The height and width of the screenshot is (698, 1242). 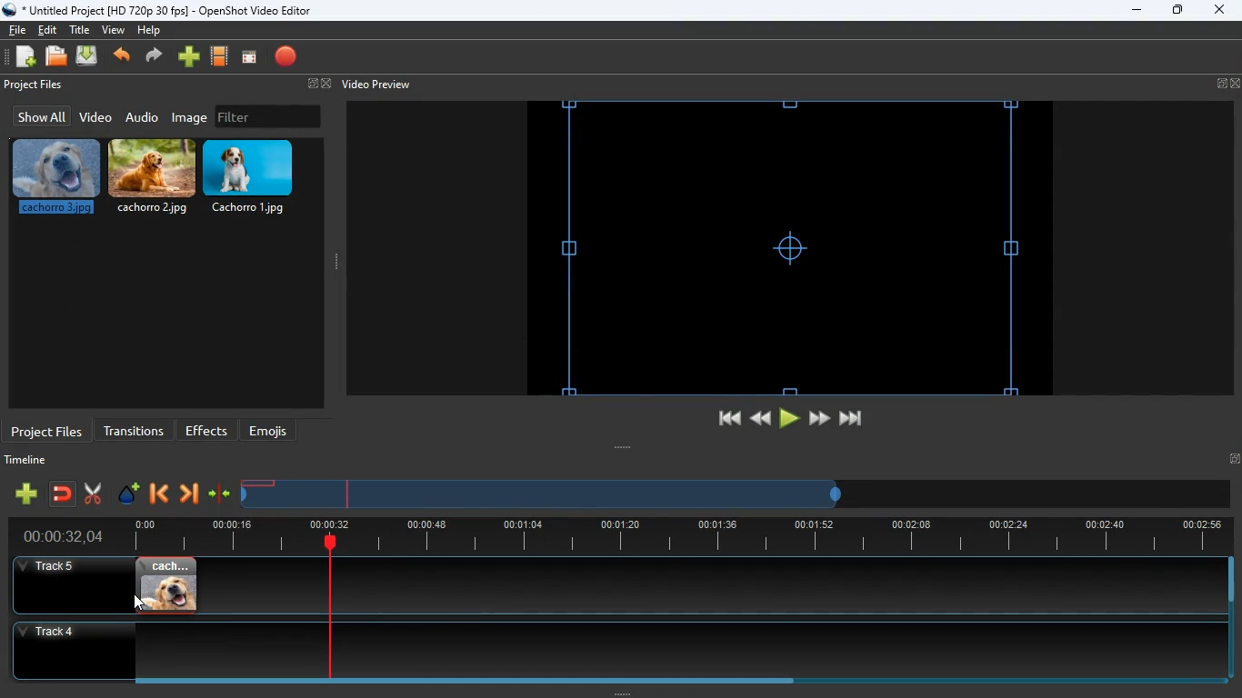 What do you see at coordinates (1234, 458) in the screenshot?
I see `Fullscreen` at bounding box center [1234, 458].